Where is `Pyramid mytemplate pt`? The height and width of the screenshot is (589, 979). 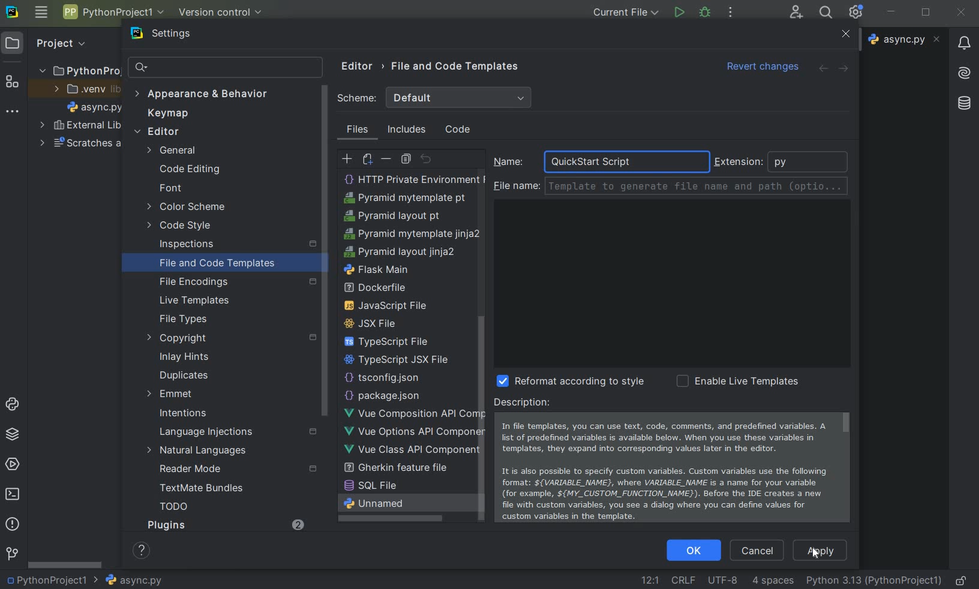
Pyramid mytemplate pt is located at coordinates (407, 449).